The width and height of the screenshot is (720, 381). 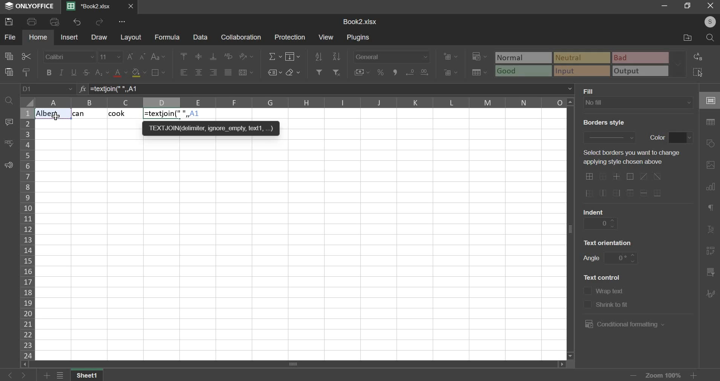 I want to click on align left, so click(x=184, y=72).